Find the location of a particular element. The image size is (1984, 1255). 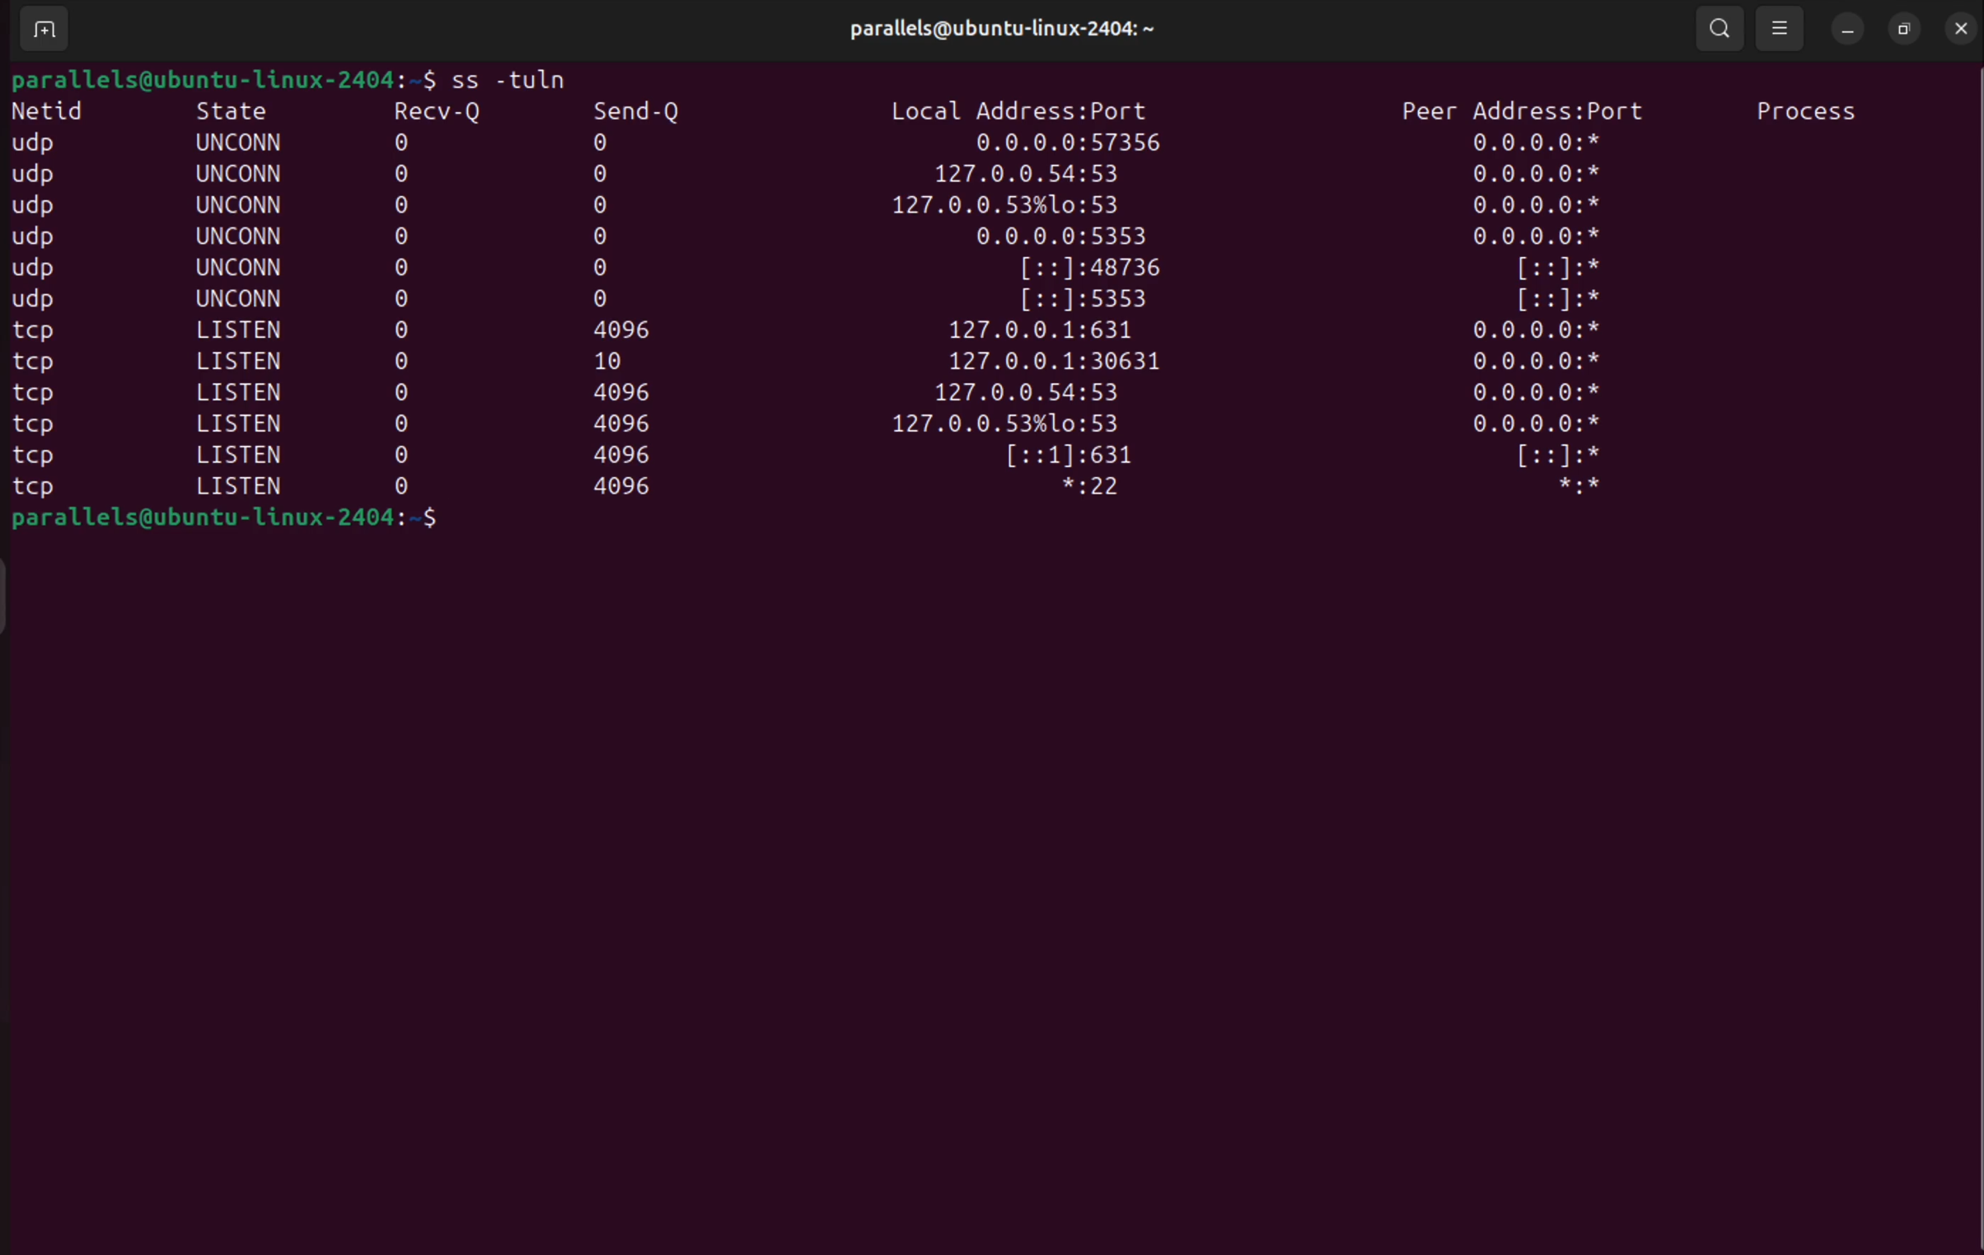

 is located at coordinates (401, 330).